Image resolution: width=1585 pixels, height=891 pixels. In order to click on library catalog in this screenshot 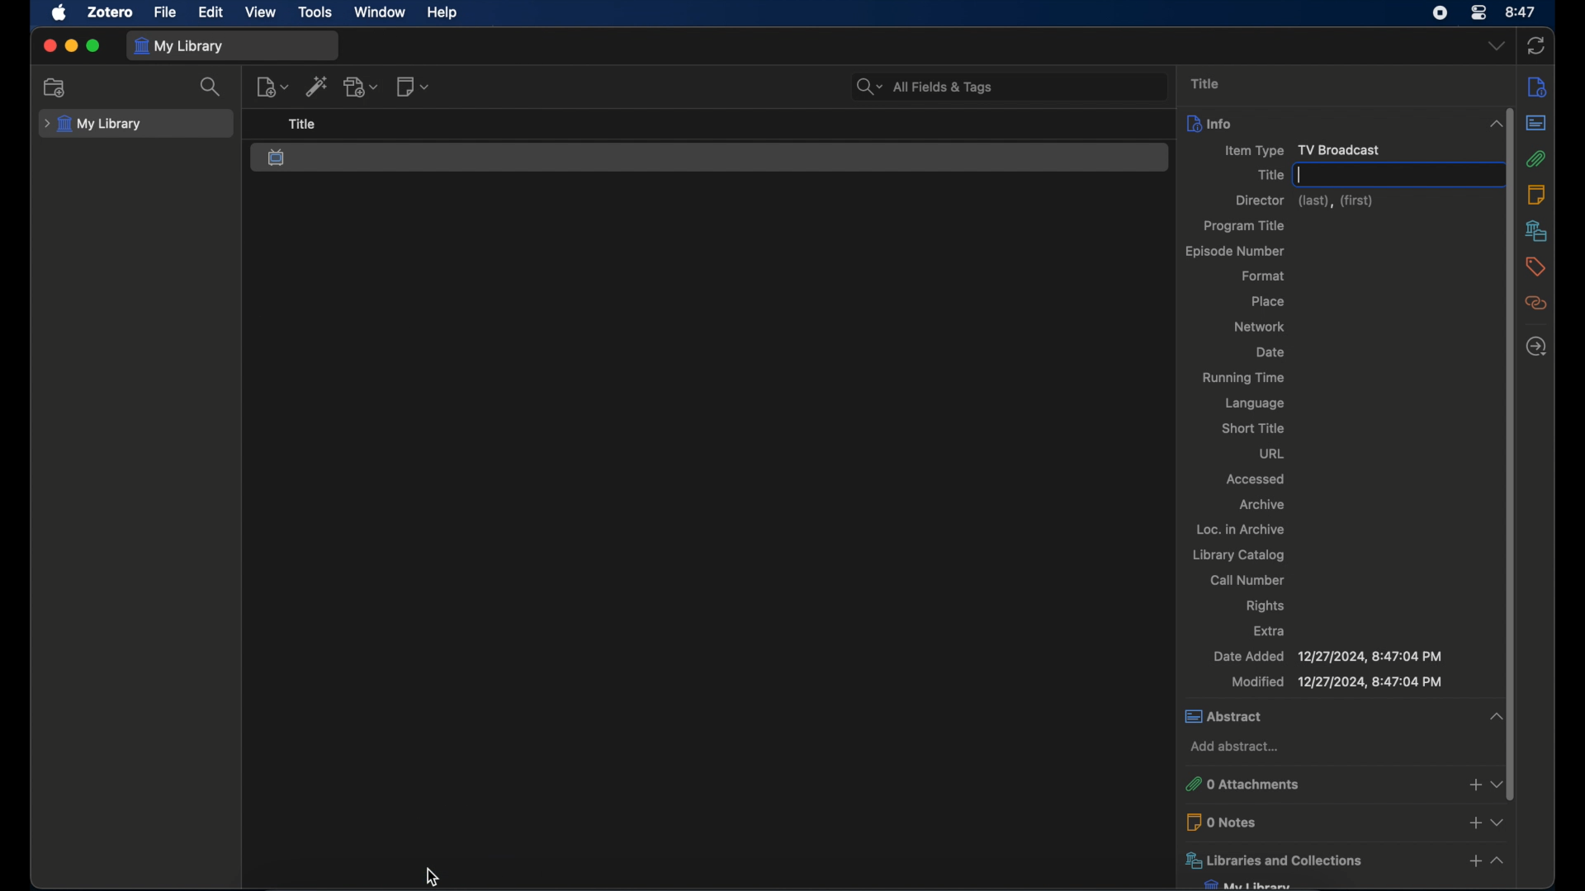, I will do `click(1239, 556)`.